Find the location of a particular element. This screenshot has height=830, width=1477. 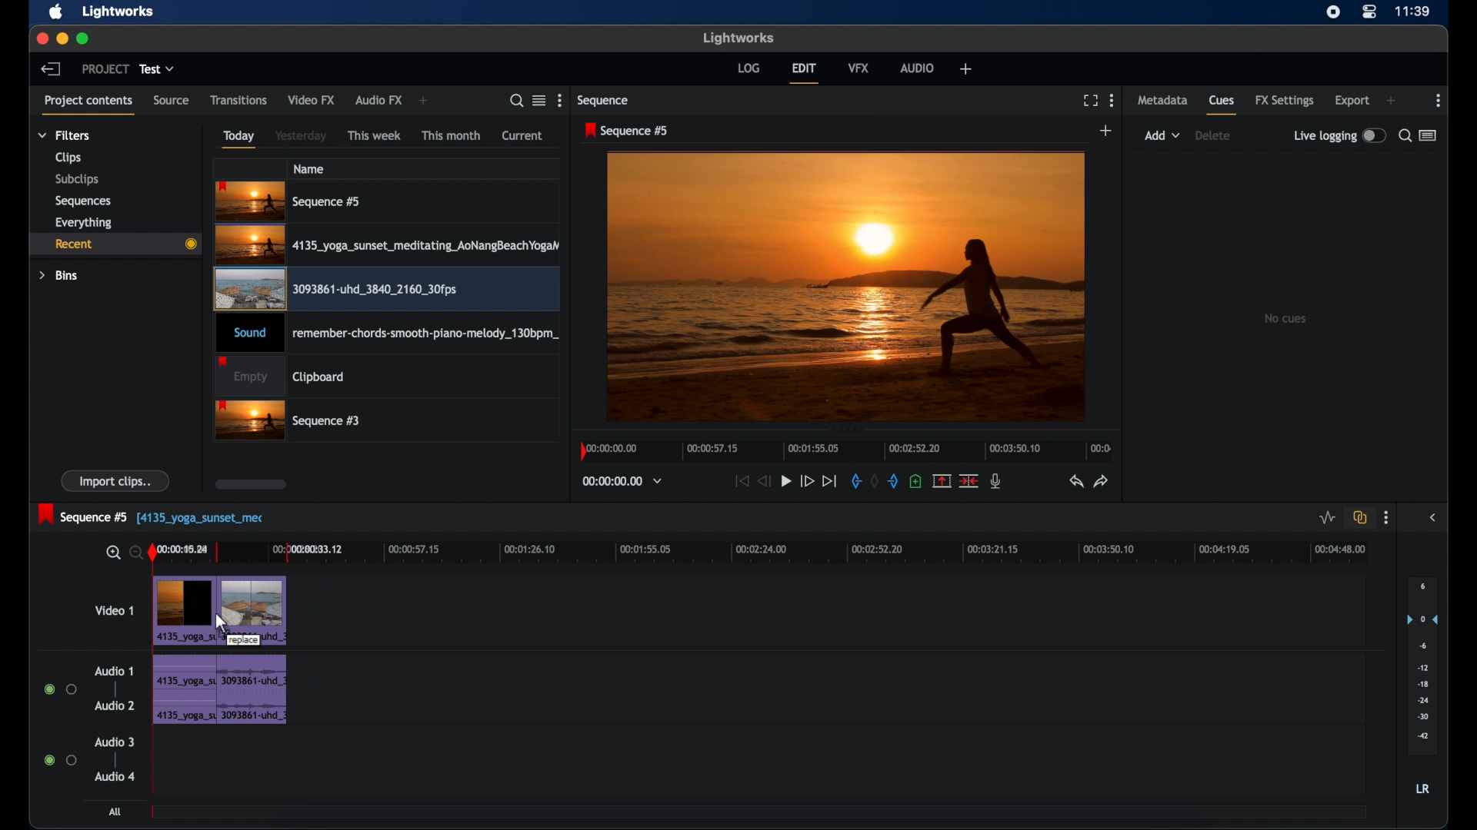

cut is located at coordinates (969, 480).